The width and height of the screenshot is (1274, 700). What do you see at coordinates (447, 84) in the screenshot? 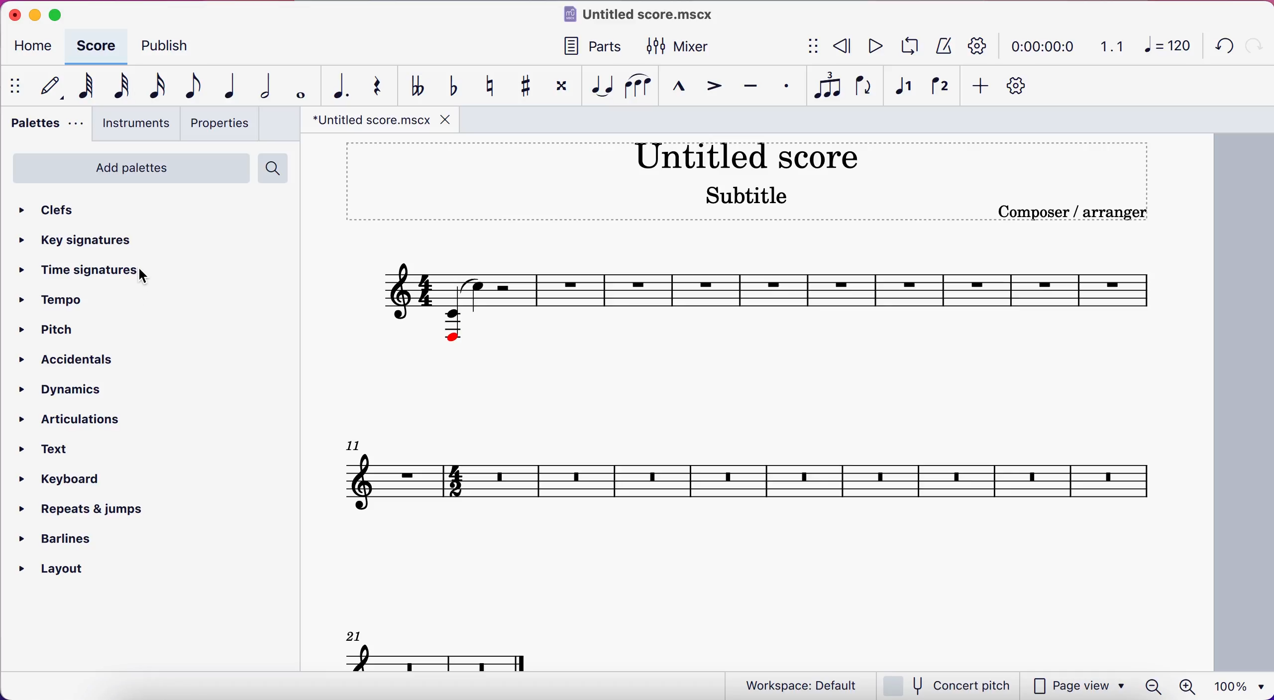
I see `double flat` at bounding box center [447, 84].